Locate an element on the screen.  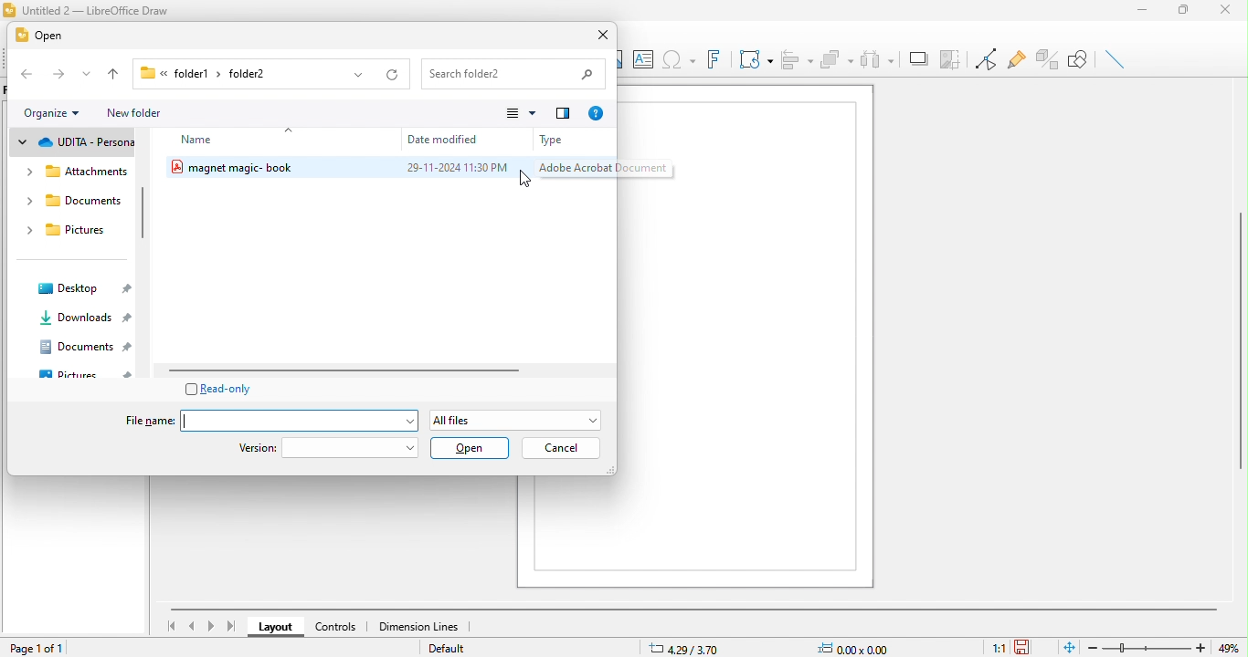
recent location is located at coordinates (88, 75).